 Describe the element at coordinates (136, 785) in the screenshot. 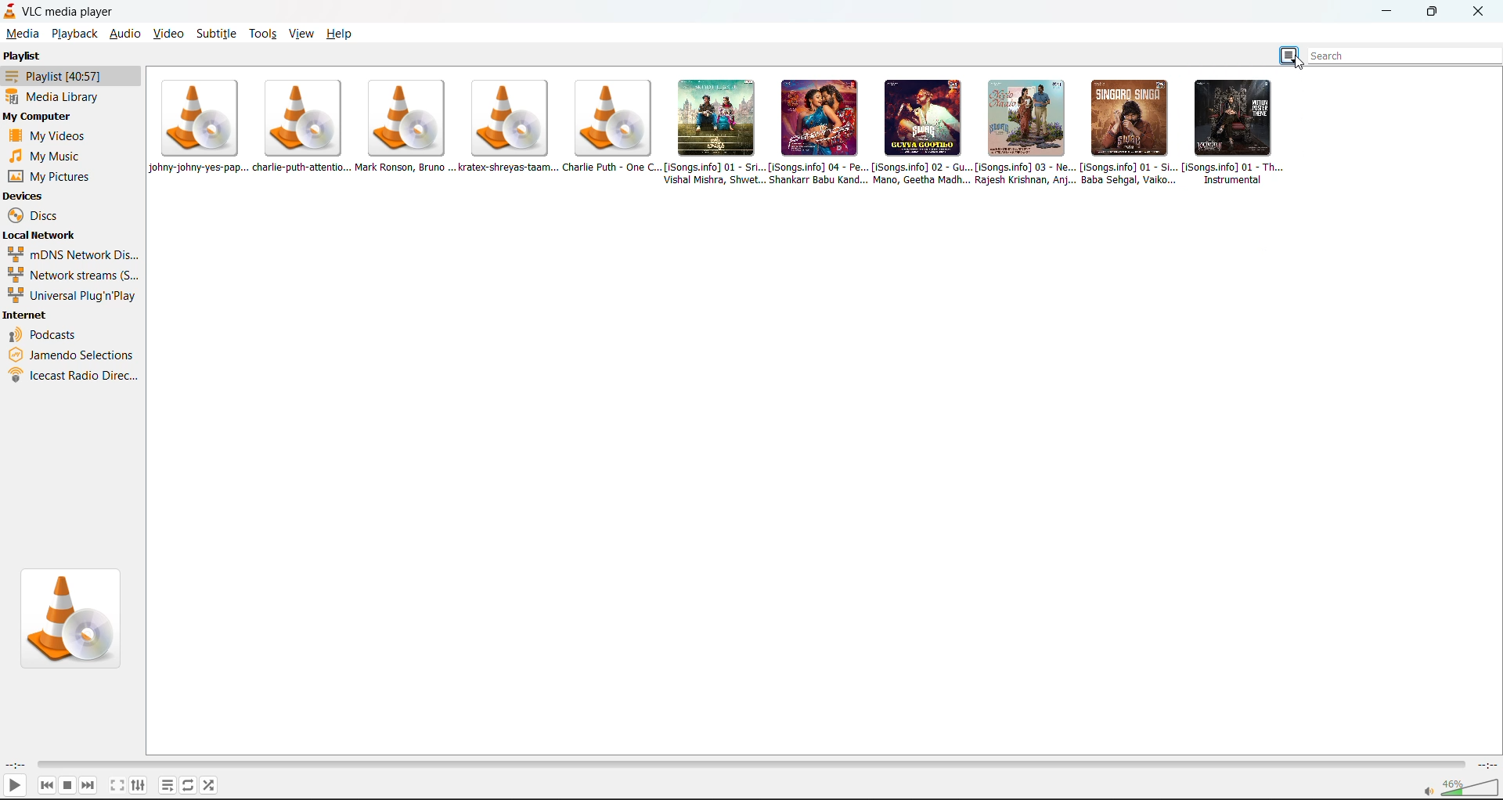

I see `settings` at that location.